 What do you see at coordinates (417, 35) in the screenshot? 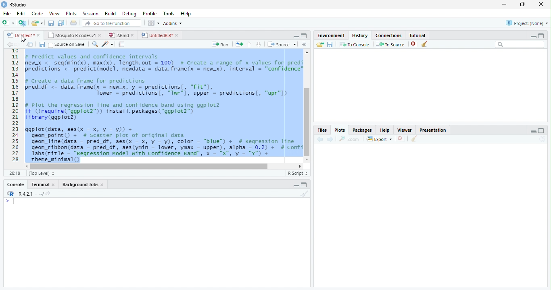
I see `Tutorial` at bounding box center [417, 35].